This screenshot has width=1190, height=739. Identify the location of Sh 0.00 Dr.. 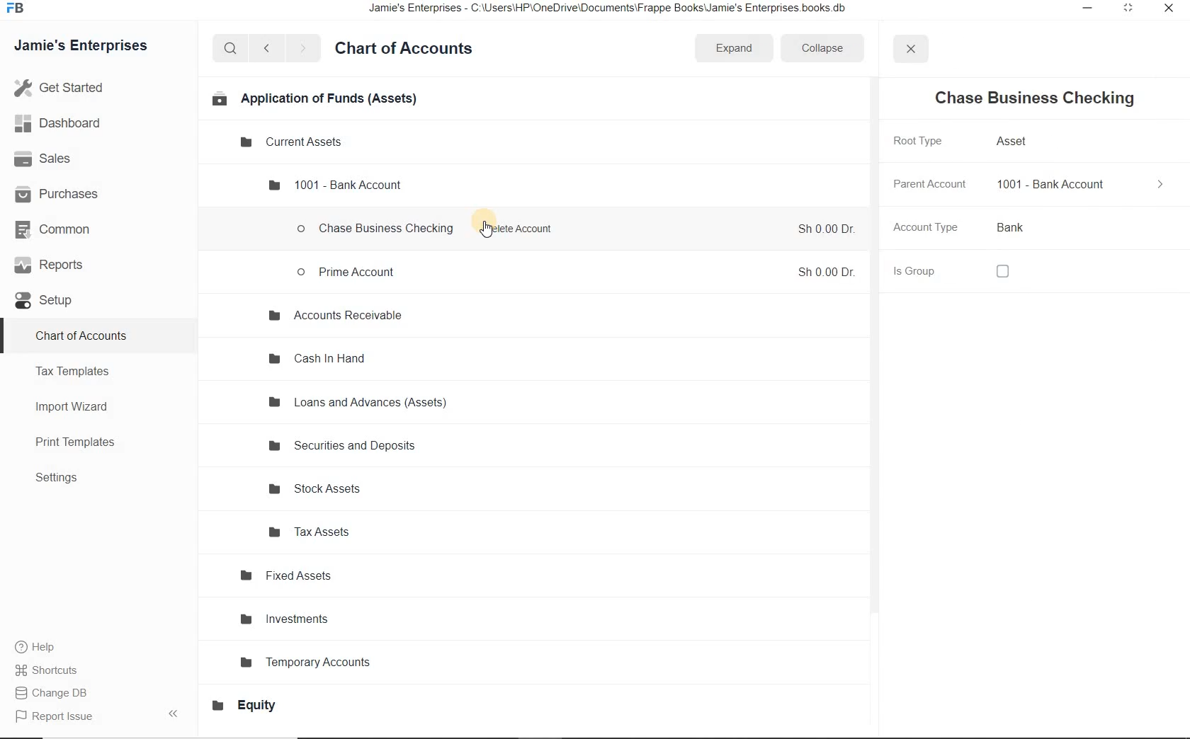
(825, 229).